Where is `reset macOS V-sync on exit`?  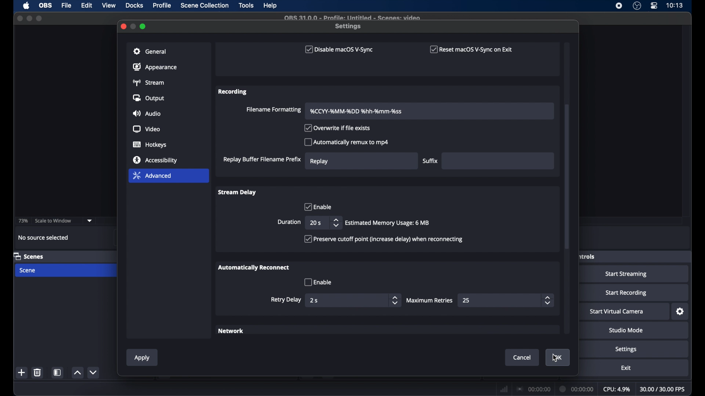 reset macOS V-sync on exit is located at coordinates (471, 49).